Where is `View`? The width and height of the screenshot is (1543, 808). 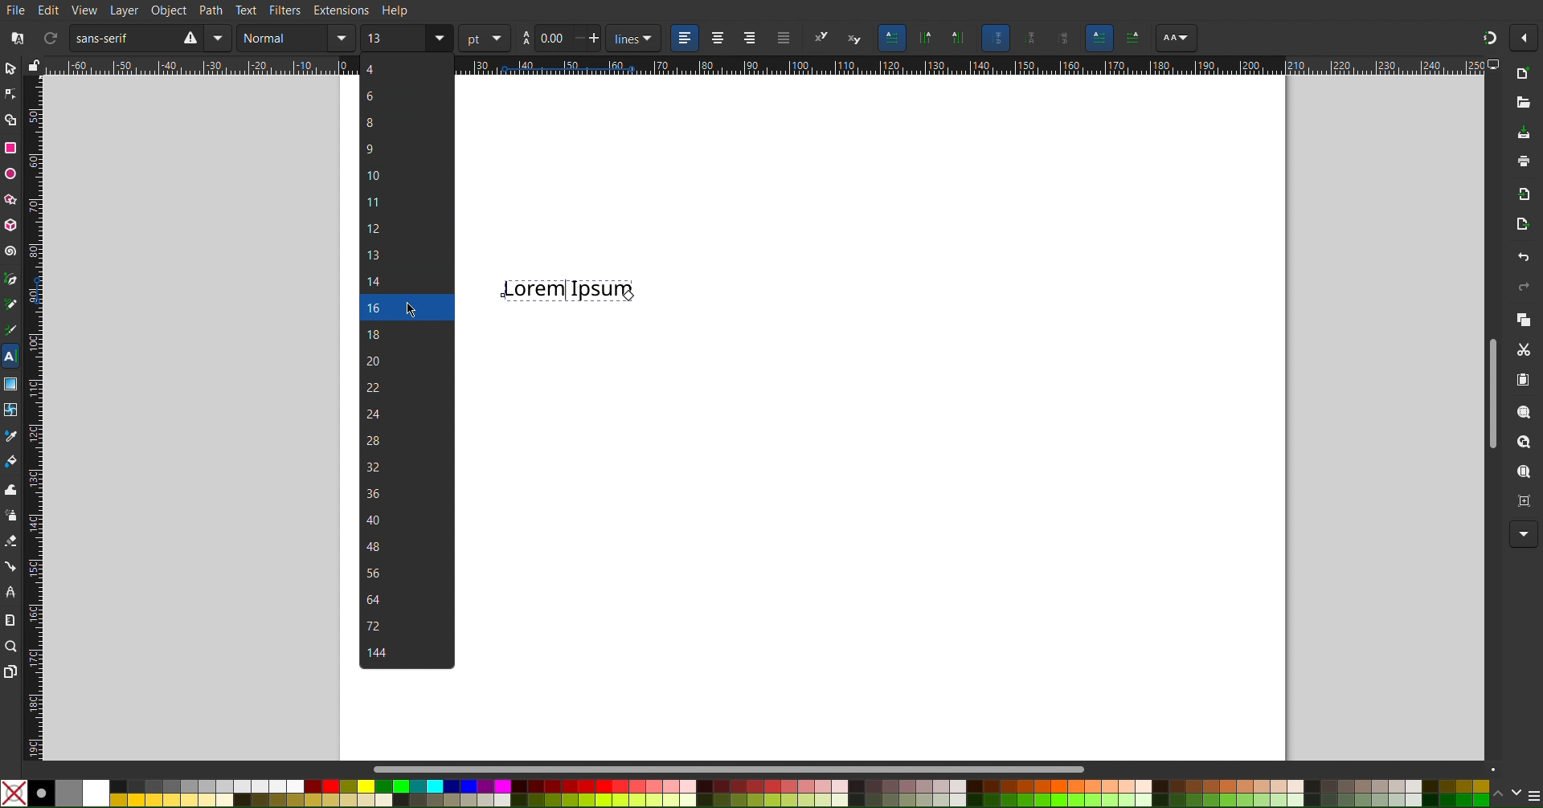
View is located at coordinates (85, 10).